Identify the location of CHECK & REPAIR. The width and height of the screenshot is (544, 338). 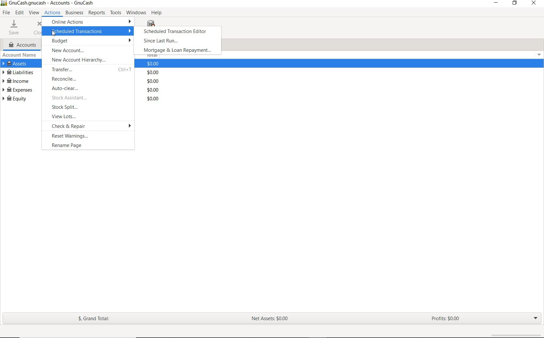
(91, 126).